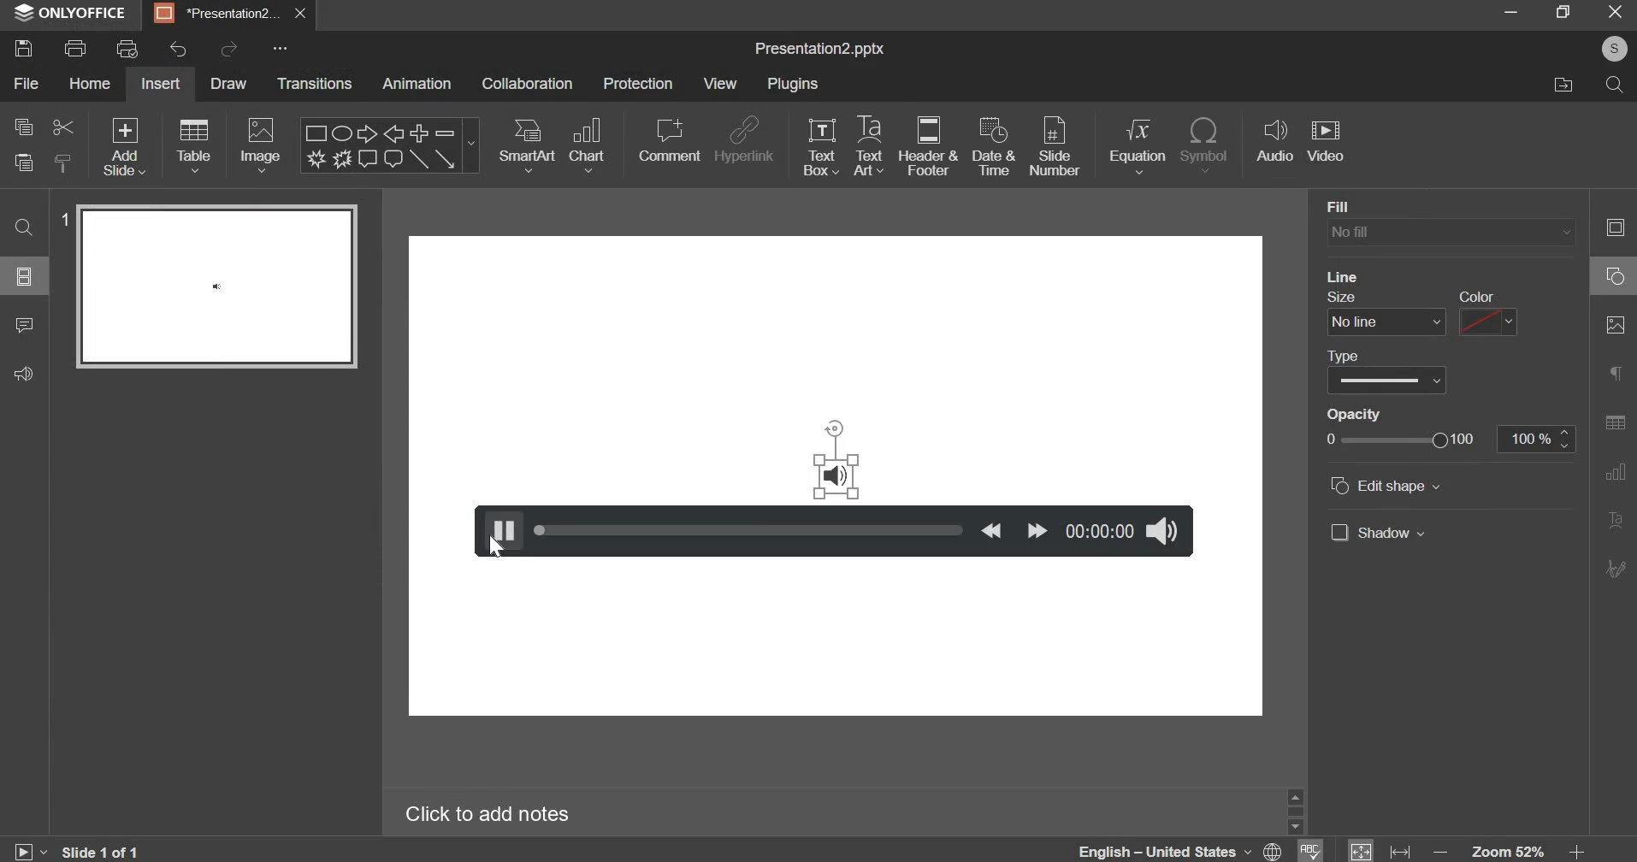 Image resolution: width=1637 pixels, height=862 pixels. What do you see at coordinates (1614, 227) in the screenshot?
I see `slide settings` at bounding box center [1614, 227].